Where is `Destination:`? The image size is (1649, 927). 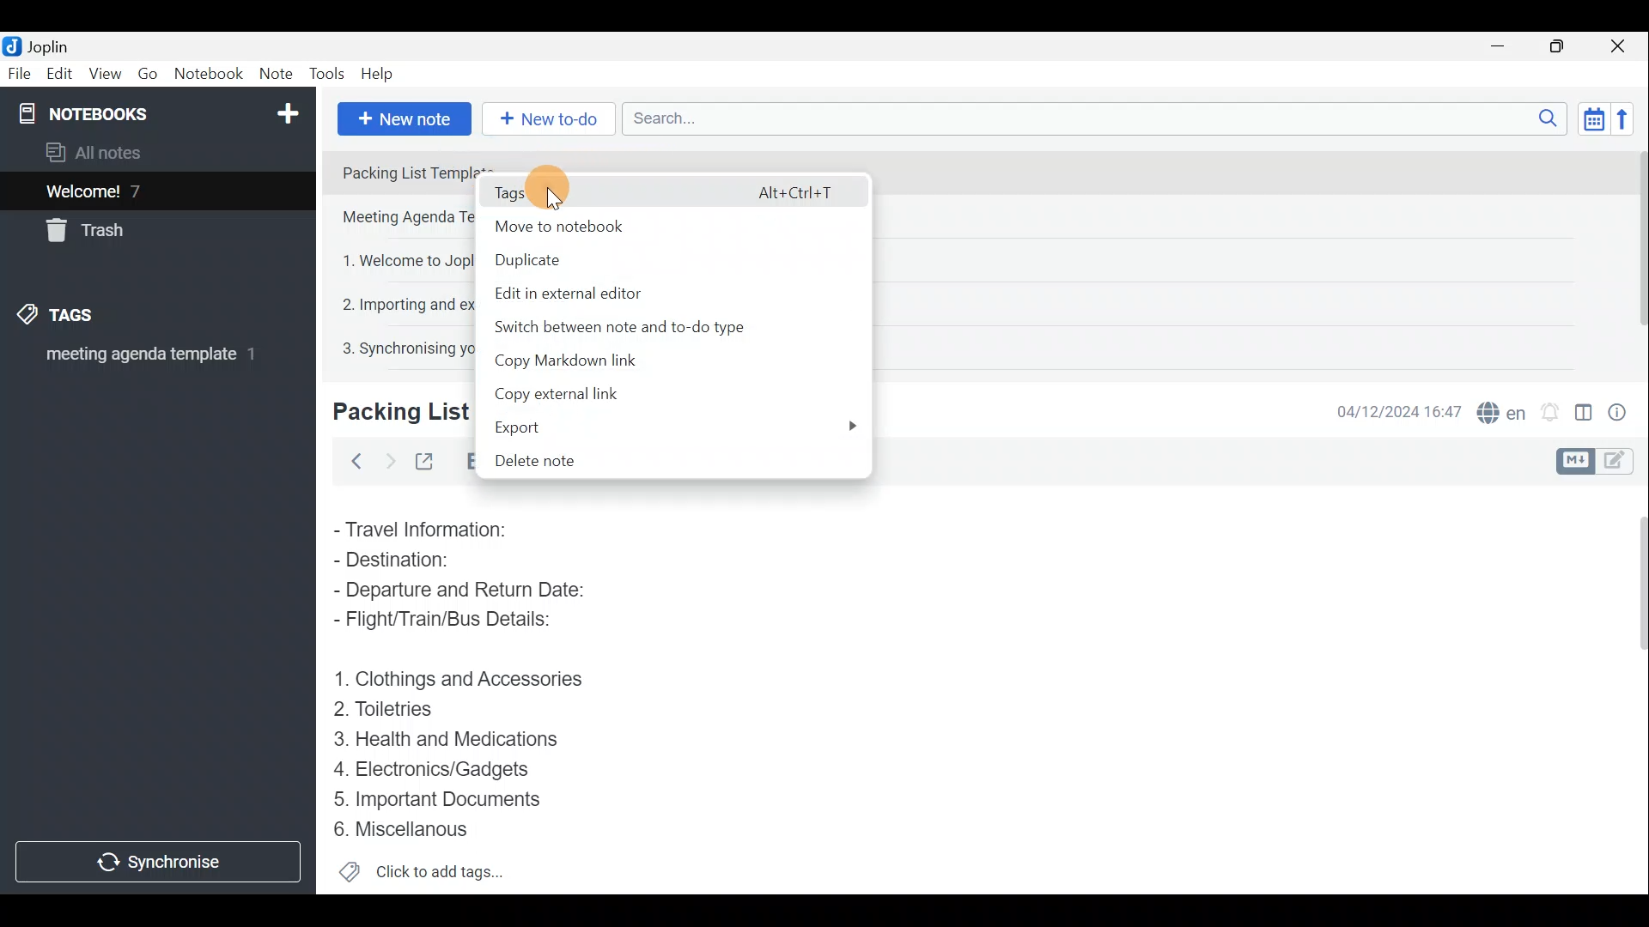
Destination: is located at coordinates (428, 560).